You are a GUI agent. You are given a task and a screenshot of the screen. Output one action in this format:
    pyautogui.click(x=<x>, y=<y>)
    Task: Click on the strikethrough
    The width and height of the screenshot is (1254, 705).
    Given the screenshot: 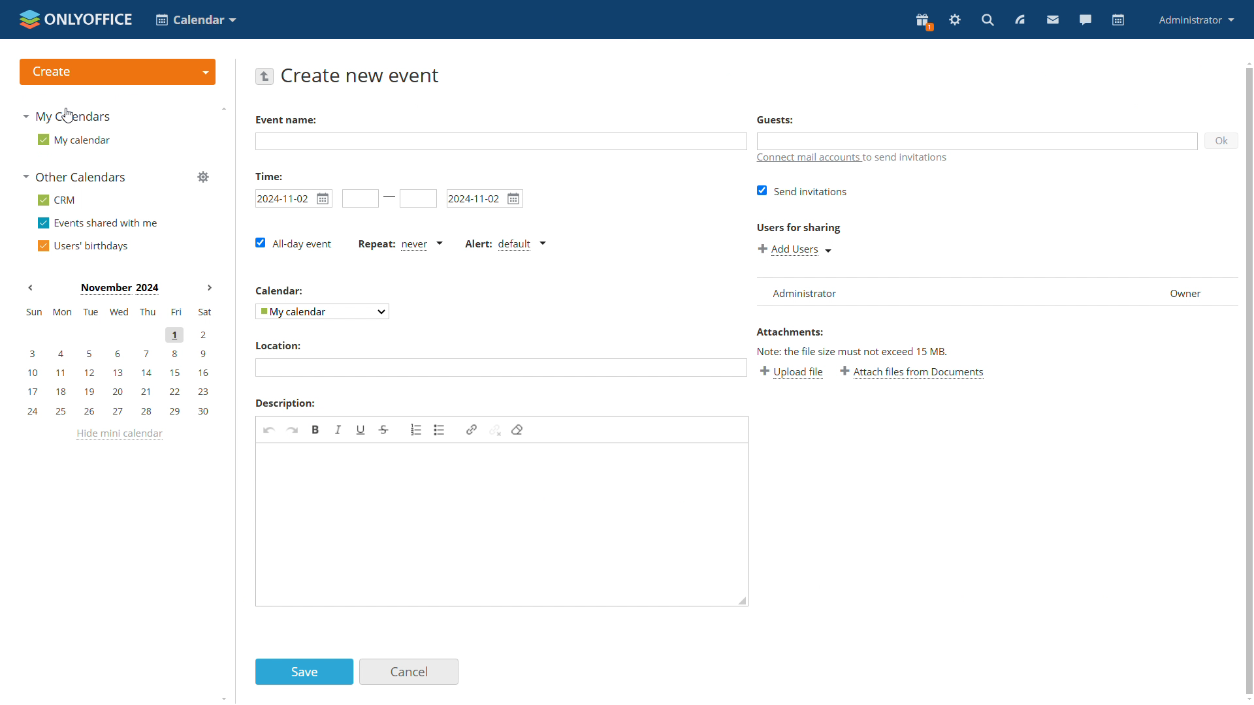 What is the action you would take?
    pyautogui.click(x=384, y=430)
    